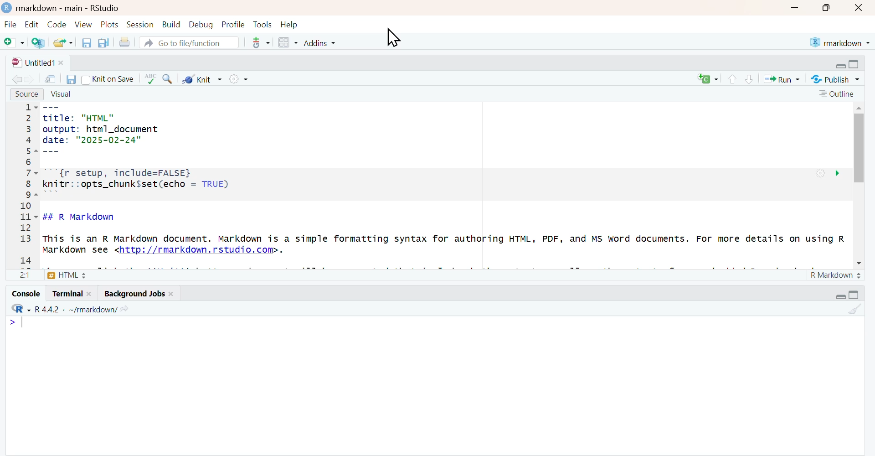 The height and width of the screenshot is (456, 875). What do you see at coordinates (794, 7) in the screenshot?
I see `minimize` at bounding box center [794, 7].